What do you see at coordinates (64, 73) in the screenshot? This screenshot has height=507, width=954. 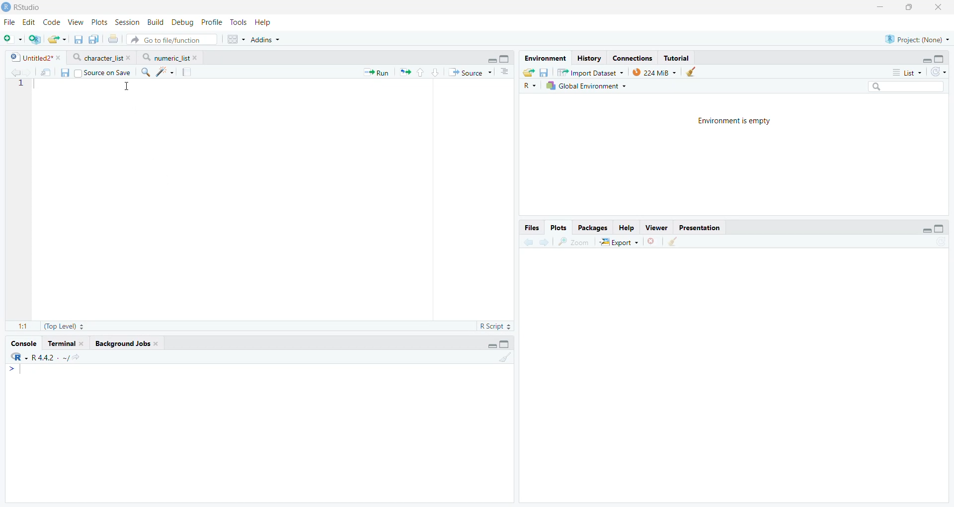 I see `Save` at bounding box center [64, 73].